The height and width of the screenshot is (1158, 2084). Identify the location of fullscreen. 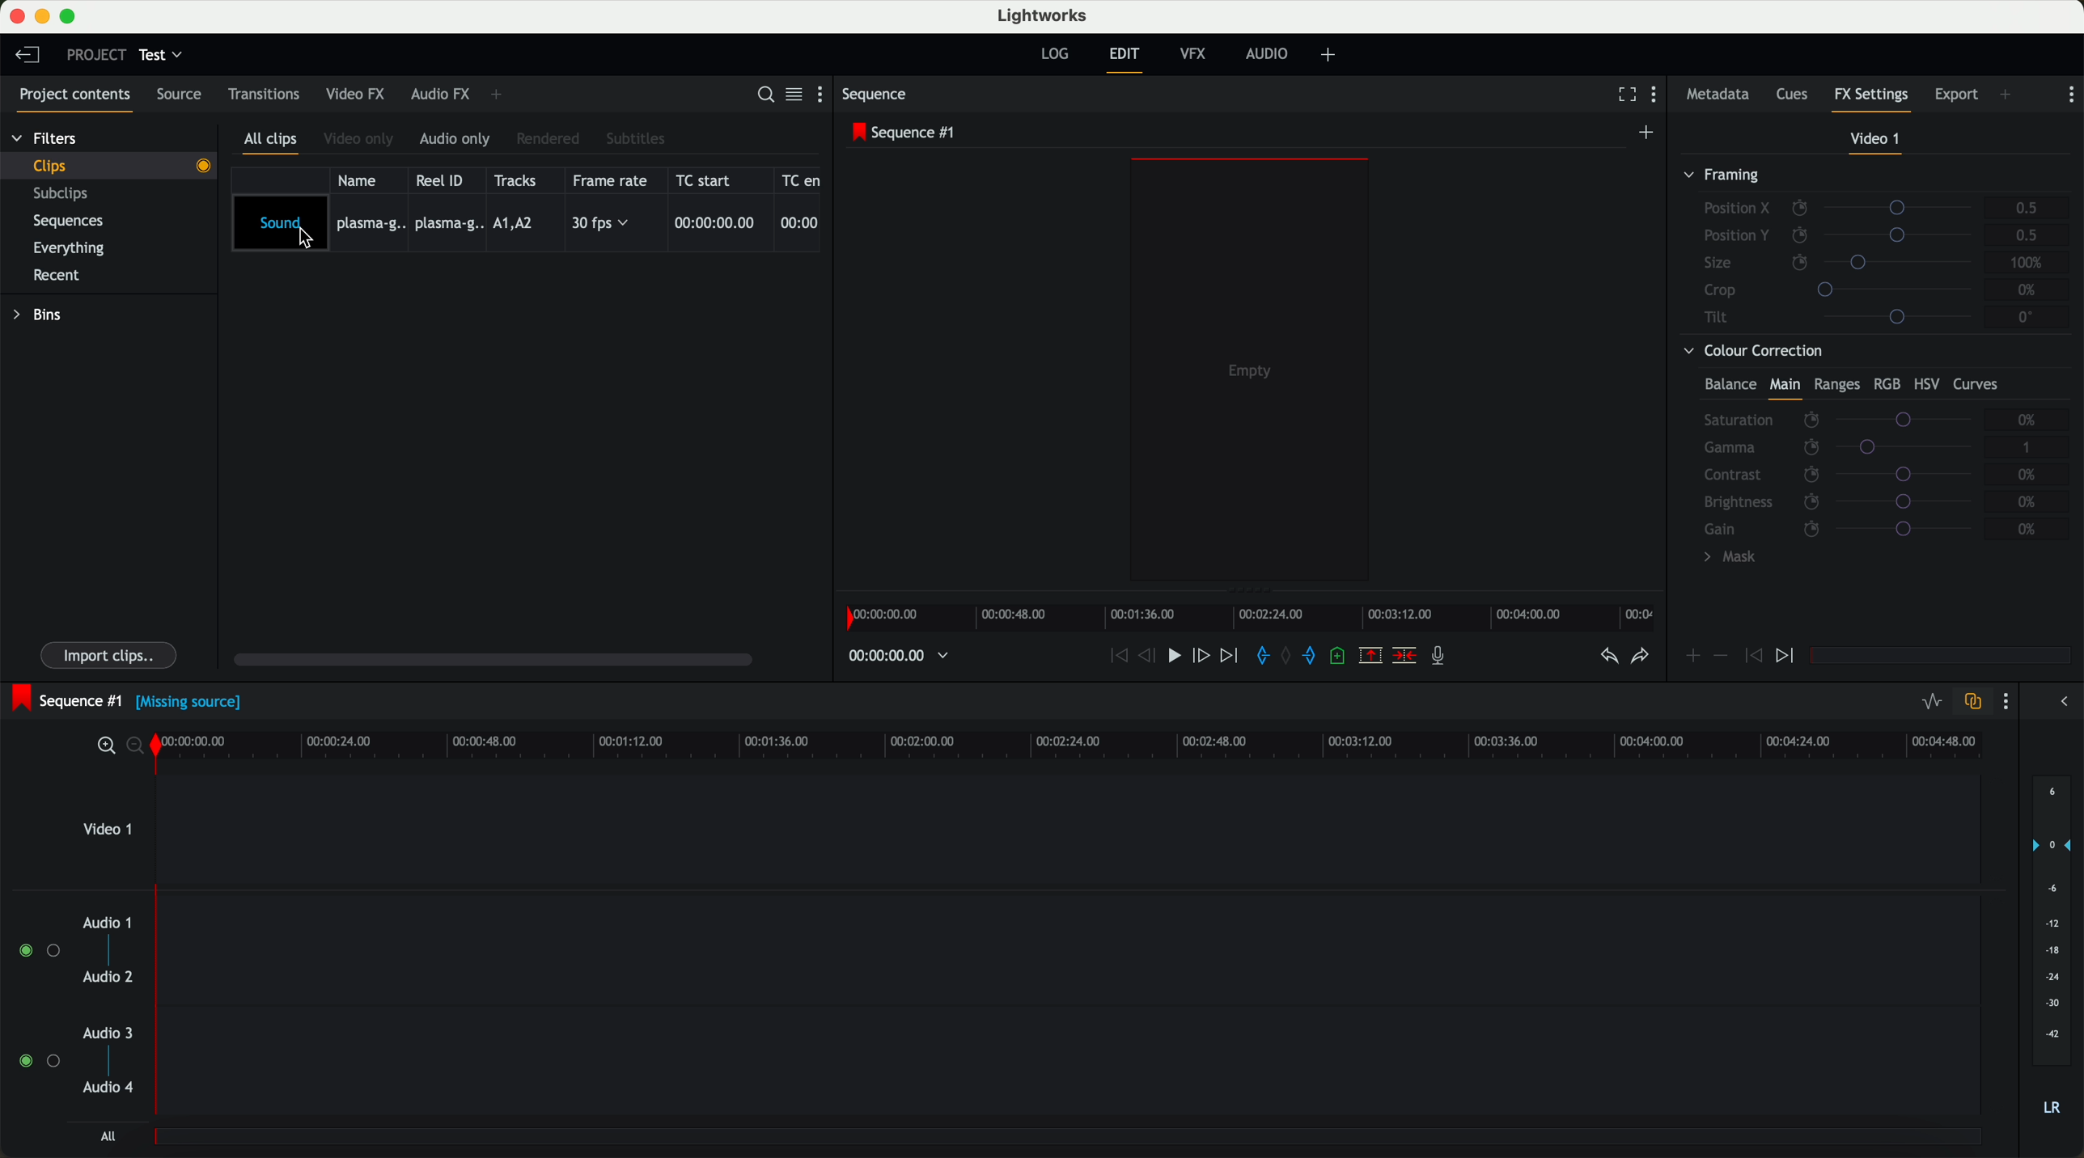
(1624, 95).